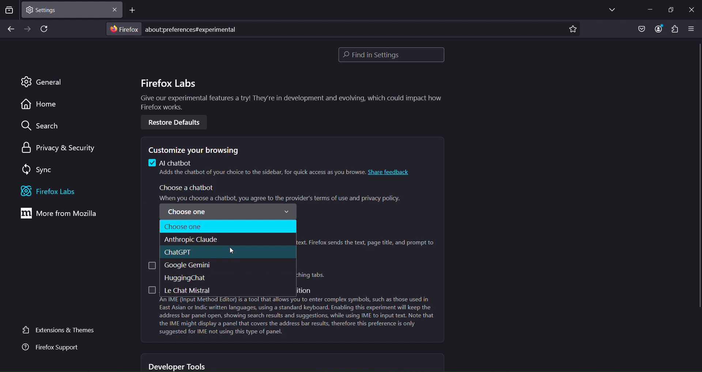 This screenshot has width=702, height=372. Describe the element at coordinates (232, 250) in the screenshot. I see `cursor` at that location.